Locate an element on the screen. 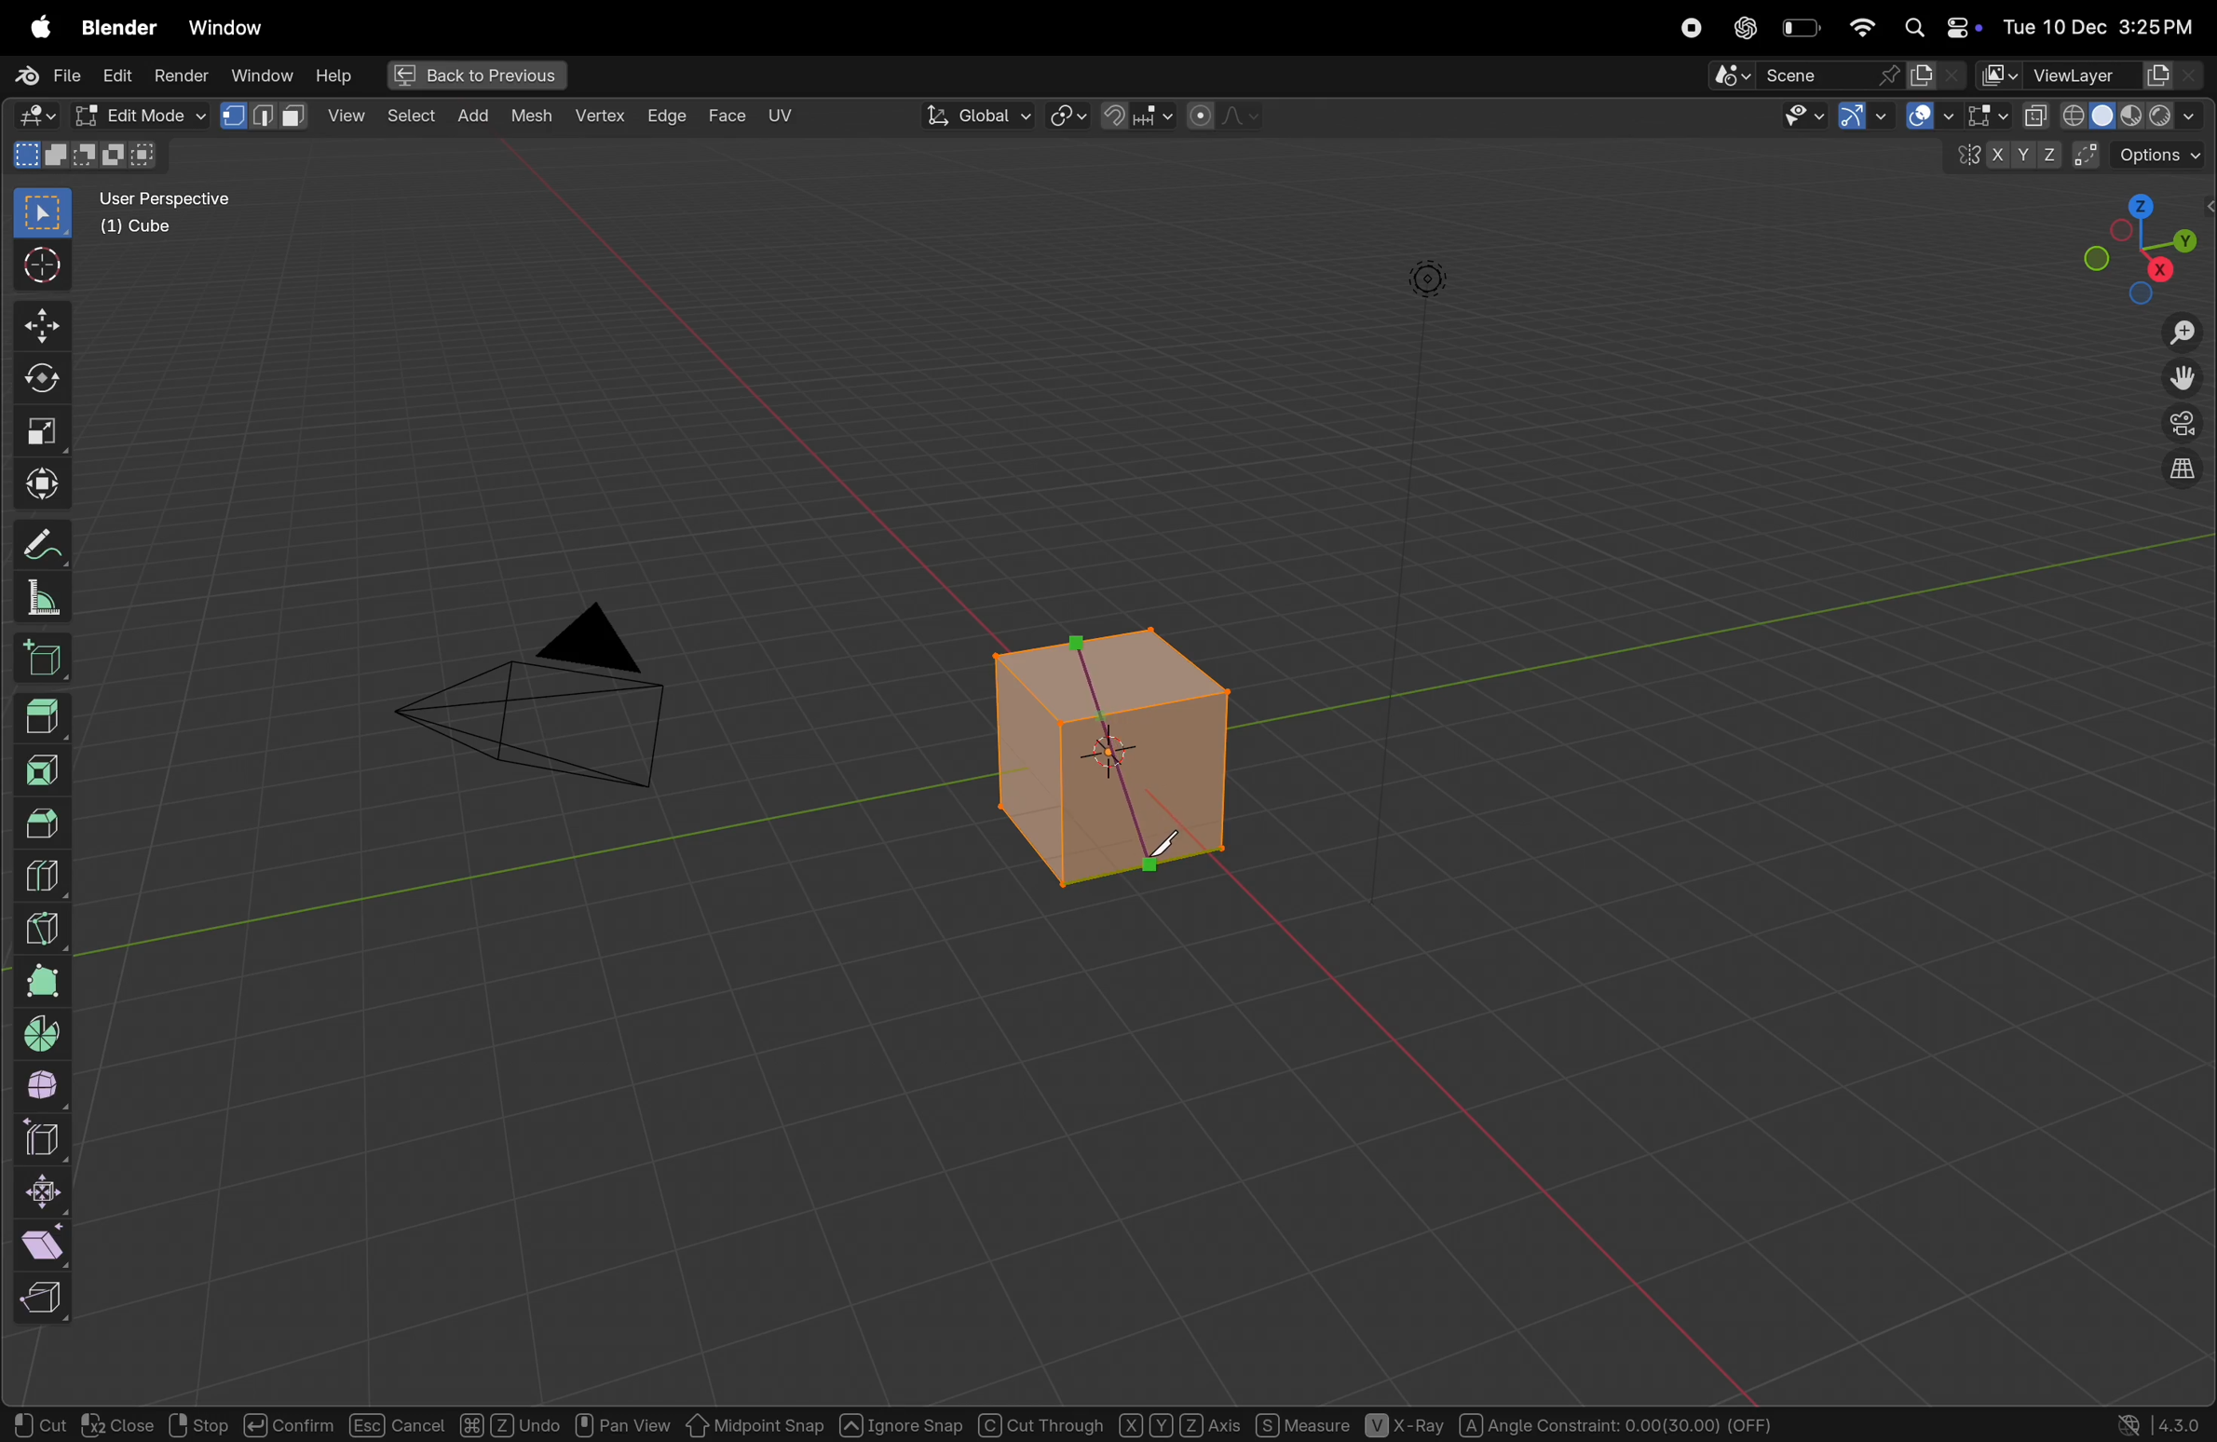 This screenshot has width=2217, height=1442. proportional objects is located at coordinates (1225, 116).